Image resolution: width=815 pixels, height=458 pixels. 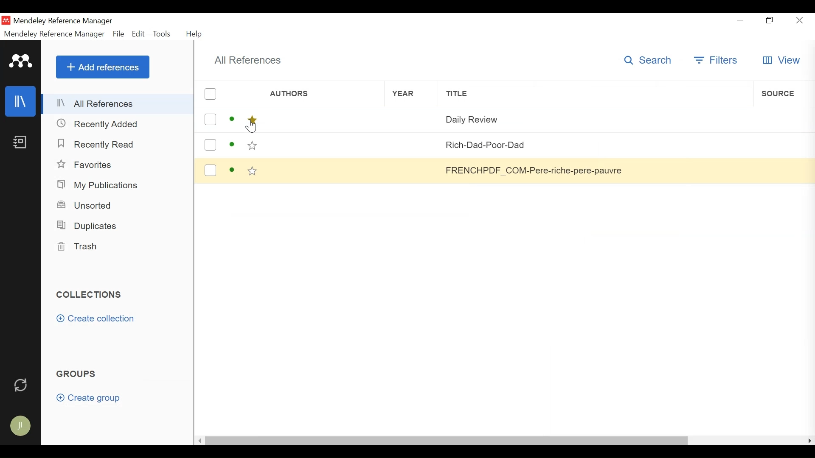 What do you see at coordinates (90, 293) in the screenshot?
I see `Collection` at bounding box center [90, 293].